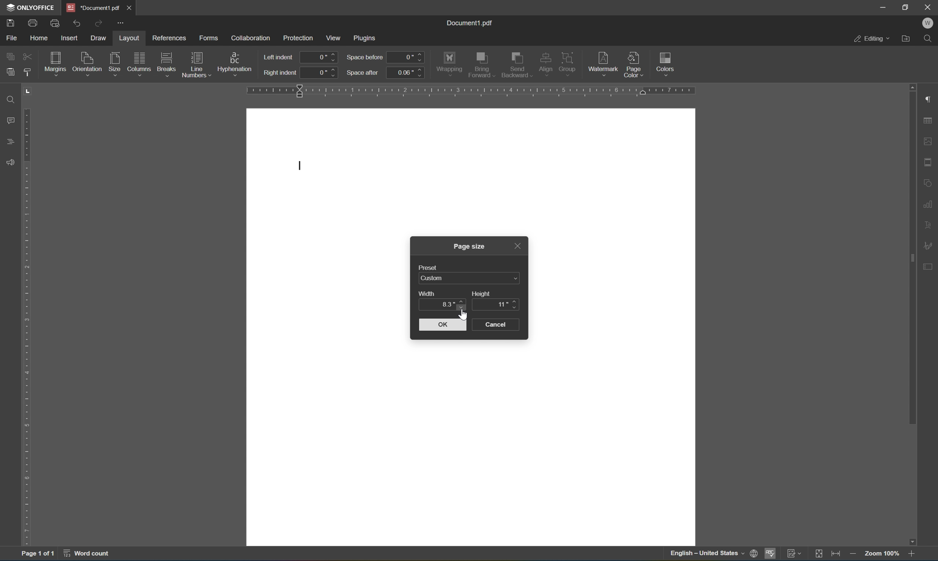 The image size is (938, 561). Describe the element at coordinates (511, 304) in the screenshot. I see `11` at that location.